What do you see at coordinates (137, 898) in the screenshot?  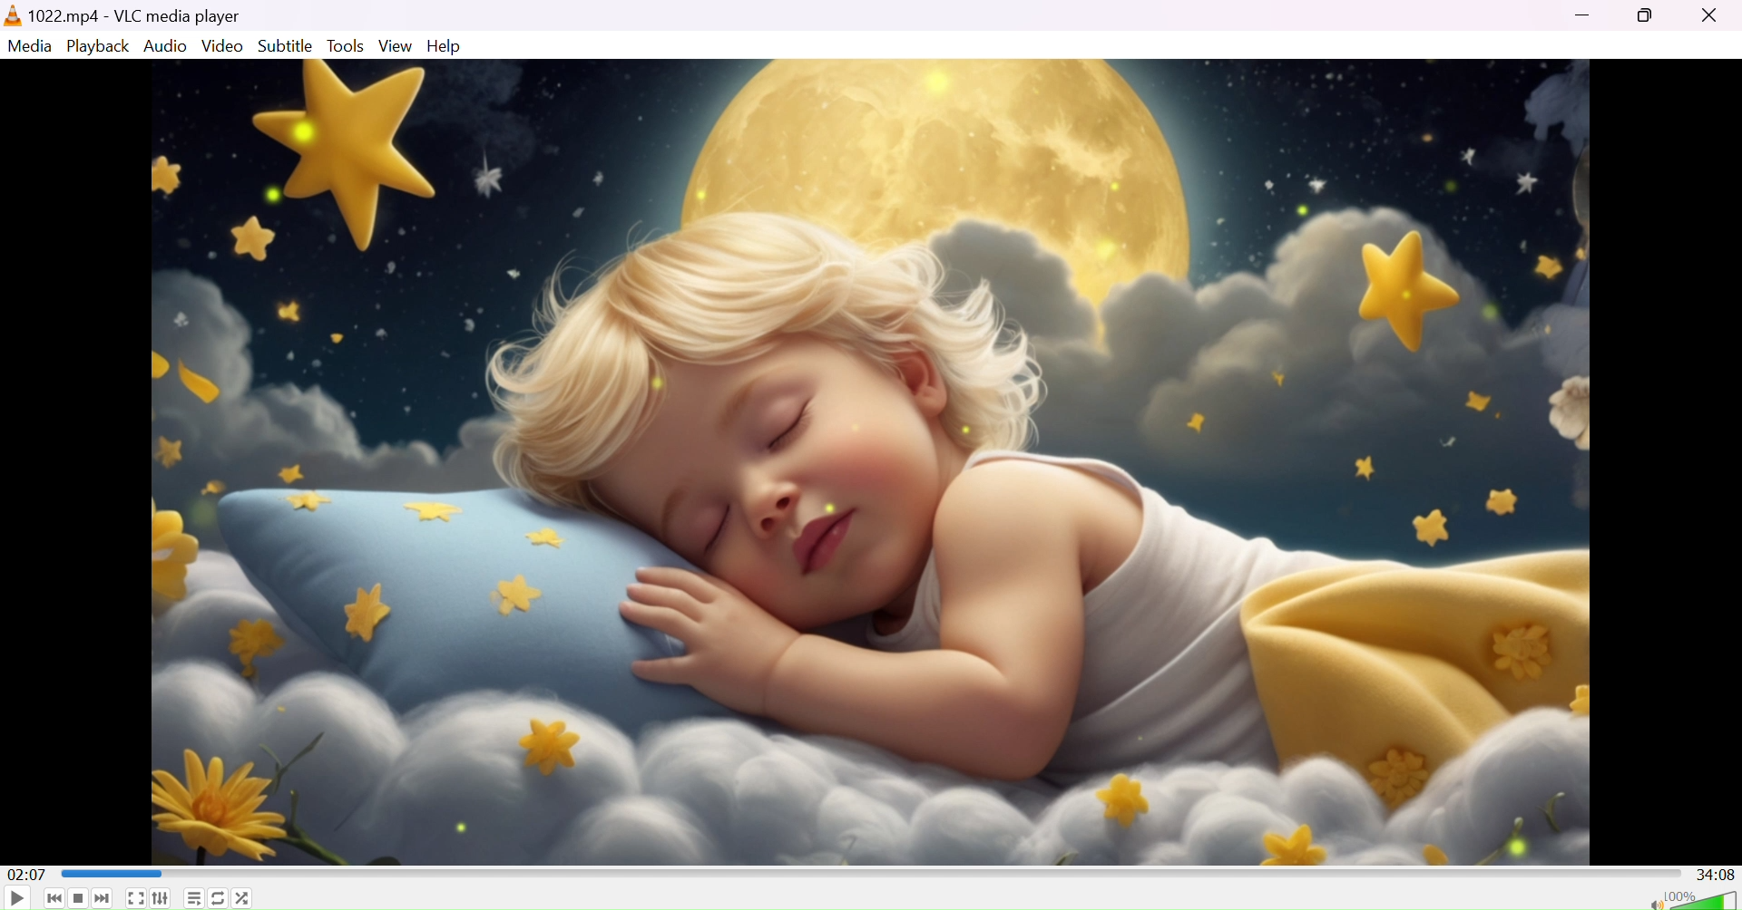 I see `Toggle the video in fullscreen` at bounding box center [137, 898].